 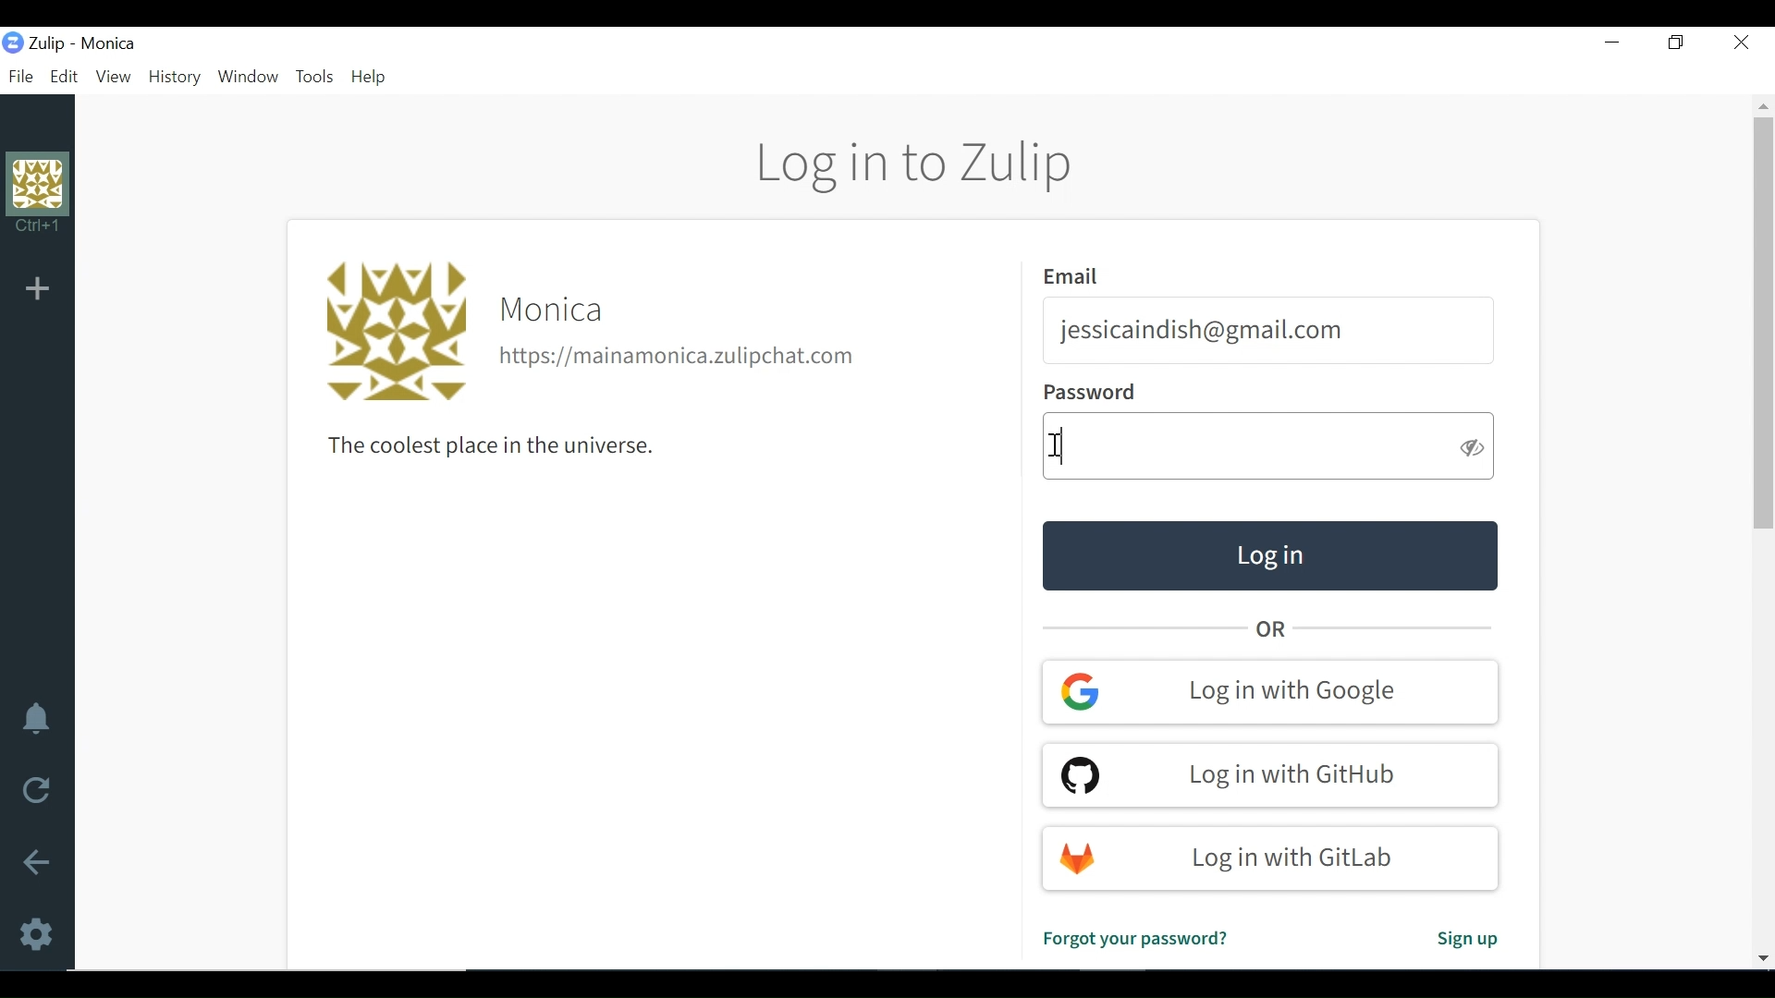 I want to click on Tools, so click(x=315, y=79).